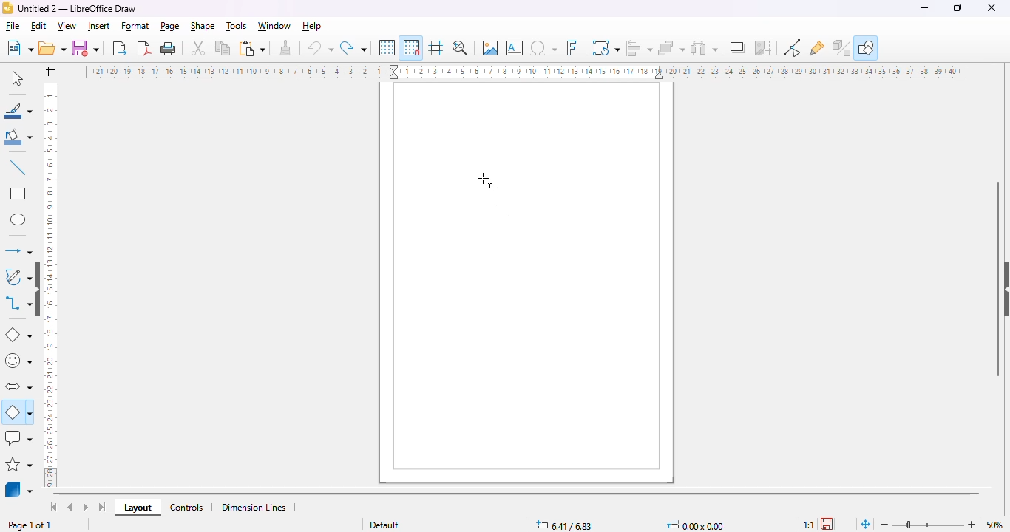 The image size is (1010, 532). I want to click on shadow, so click(738, 48).